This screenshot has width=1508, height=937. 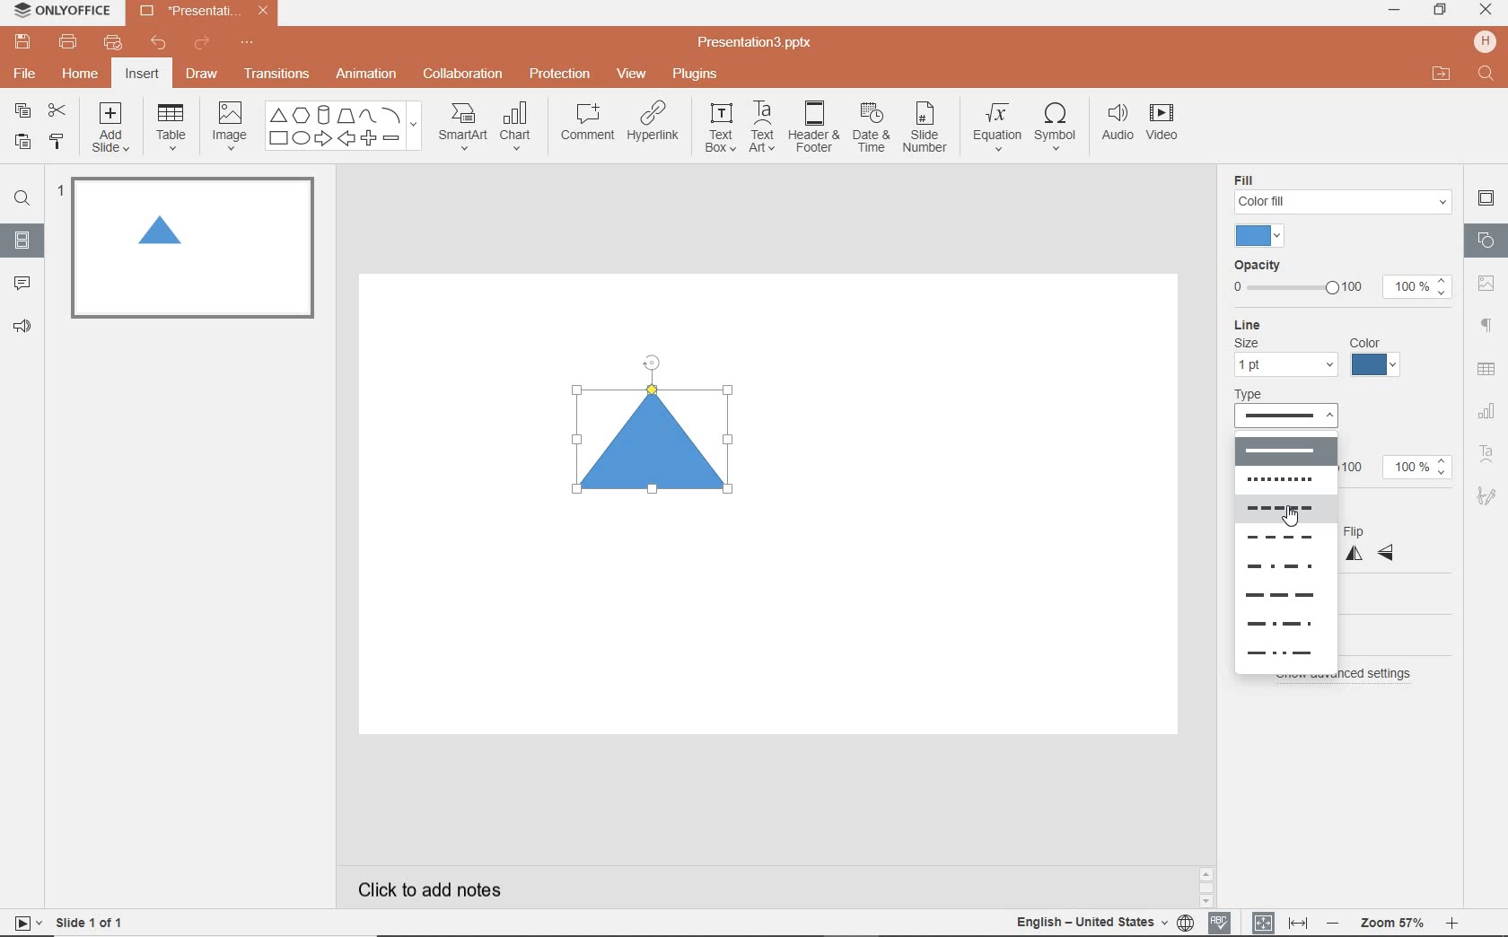 I want to click on DATE & TIME, so click(x=871, y=128).